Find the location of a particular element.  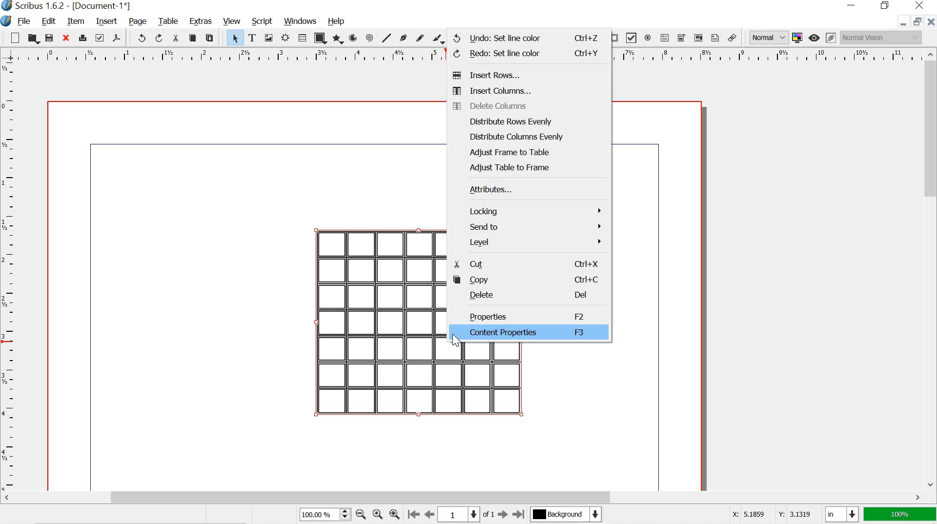

go to the perious page is located at coordinates (430, 514).